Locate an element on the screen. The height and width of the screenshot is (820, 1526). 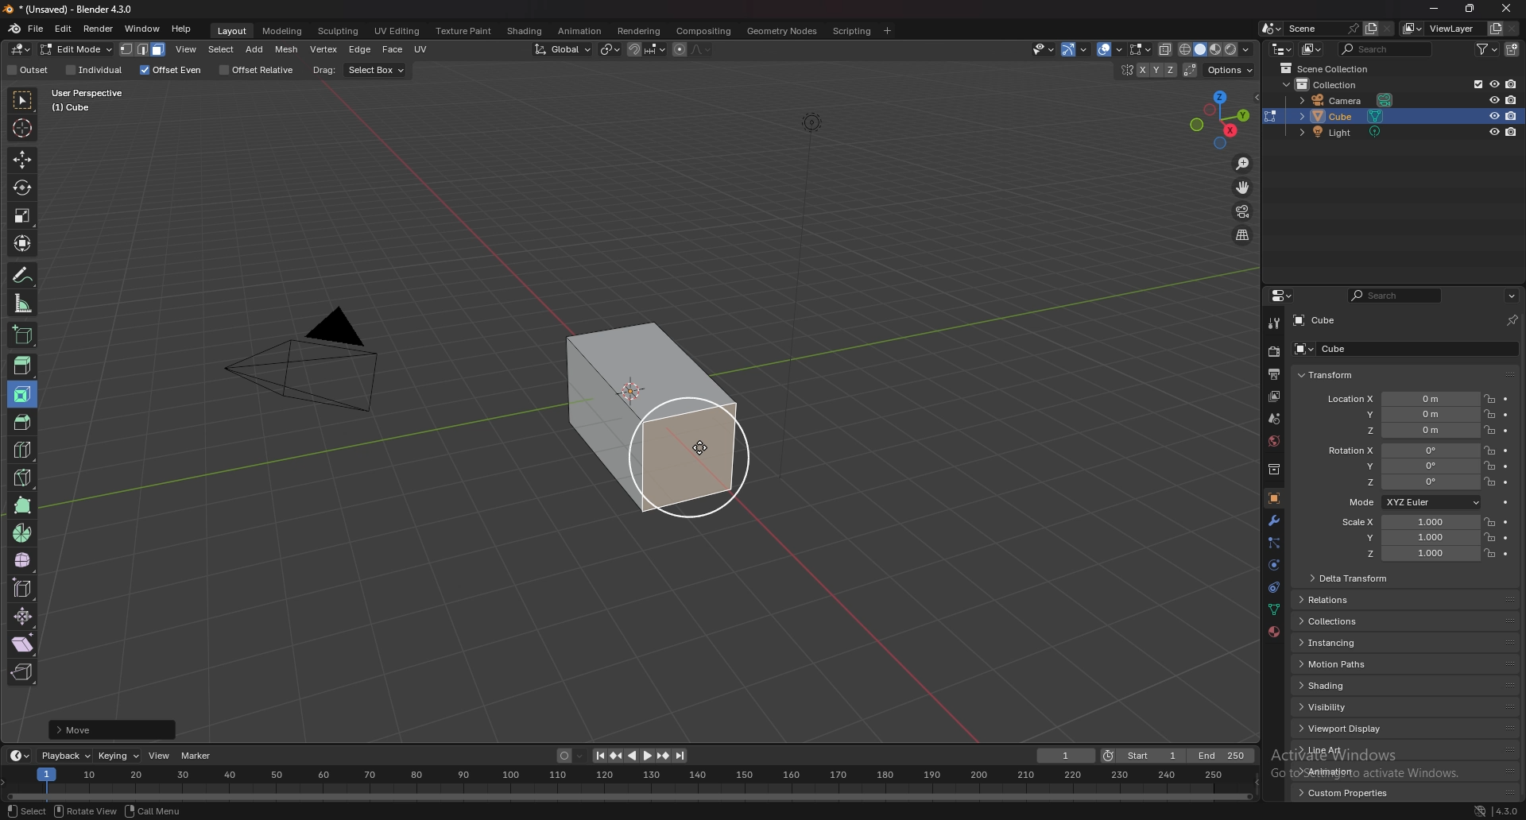
proportional editing falloff is located at coordinates (702, 49).